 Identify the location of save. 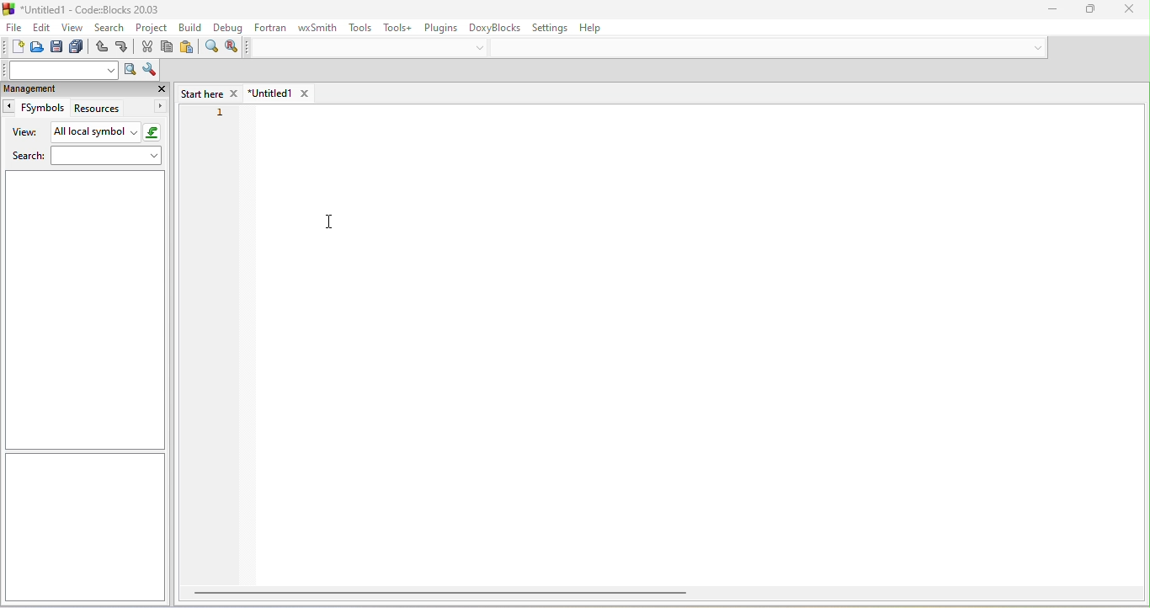
(57, 47).